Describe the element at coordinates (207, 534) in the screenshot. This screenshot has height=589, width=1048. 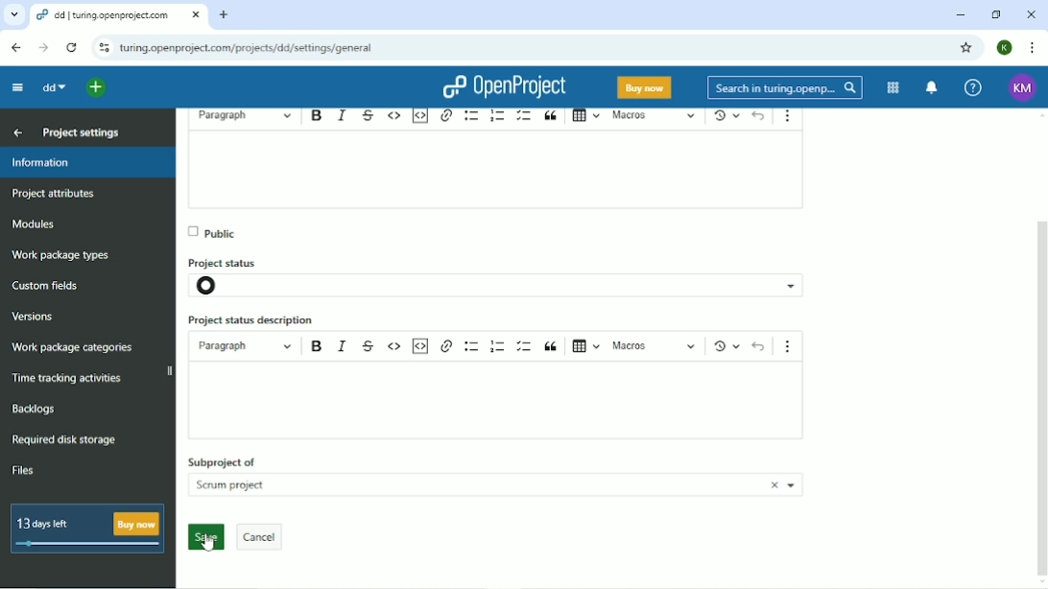
I see `save` at that location.